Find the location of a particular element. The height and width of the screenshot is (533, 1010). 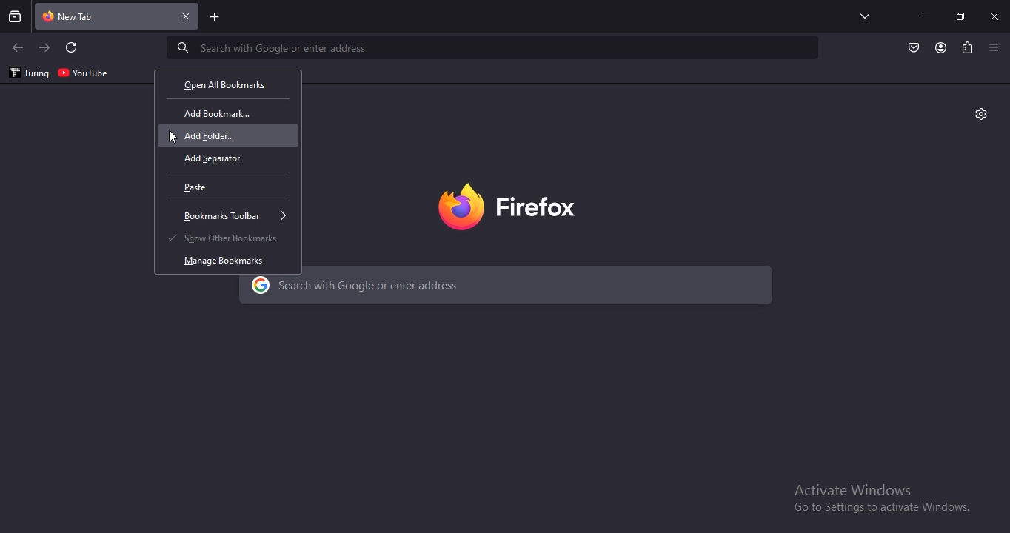

Search with Google or enter address is located at coordinates (270, 49).